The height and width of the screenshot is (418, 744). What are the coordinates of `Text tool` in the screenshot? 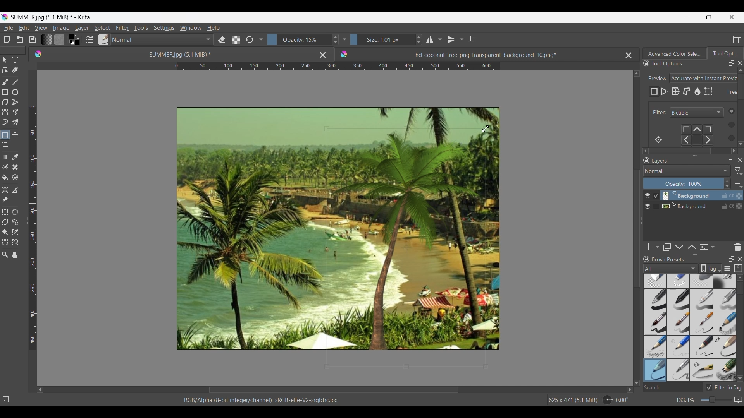 It's located at (15, 60).